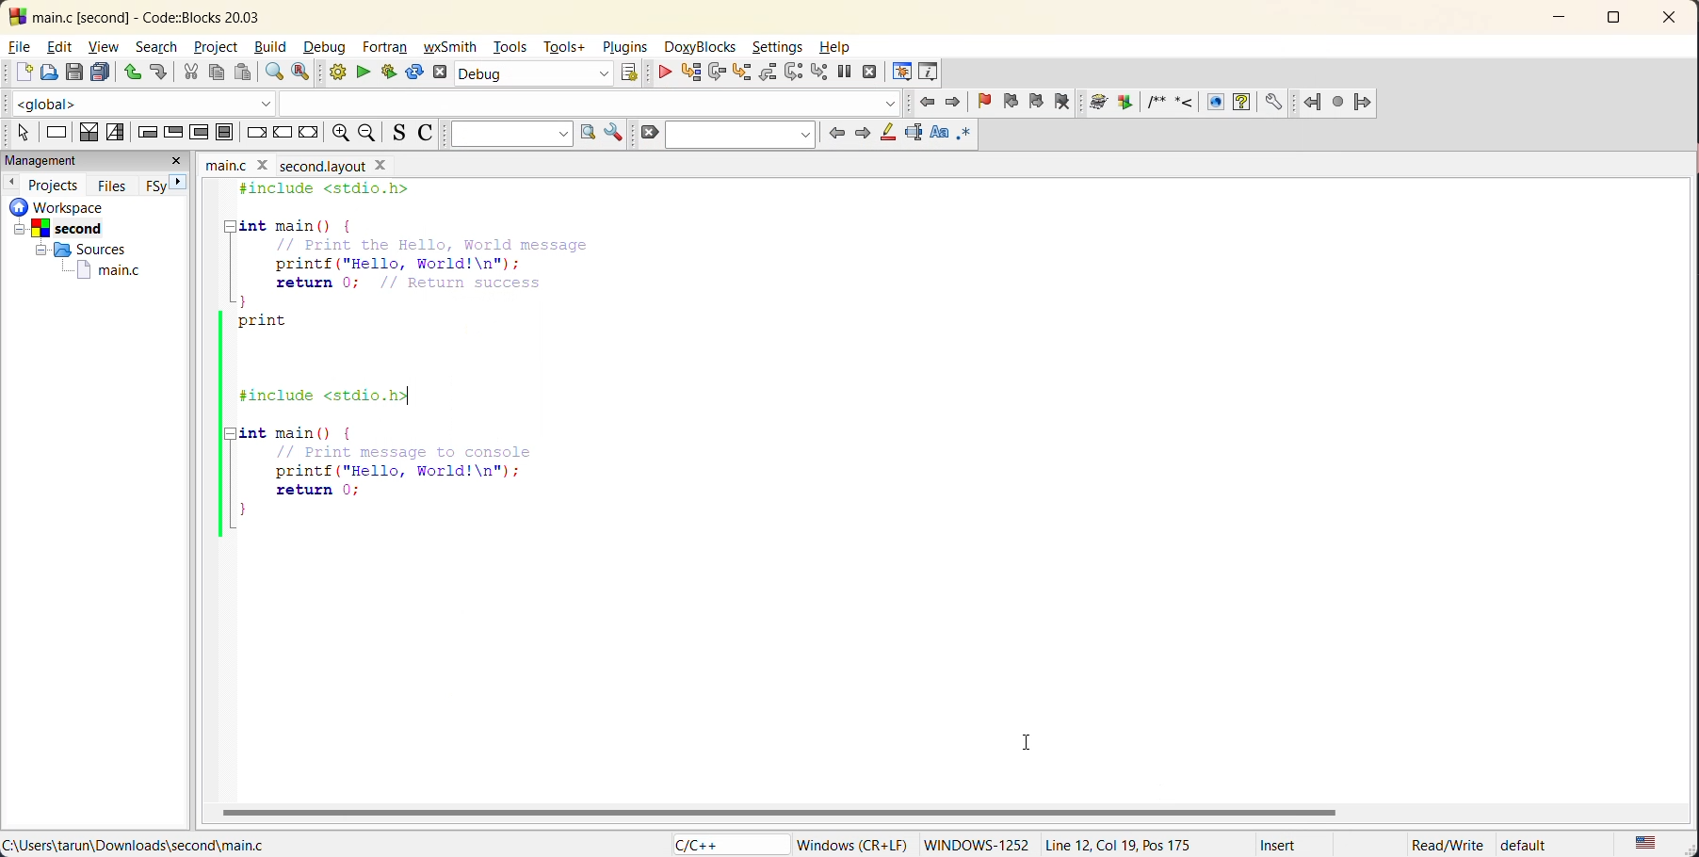  What do you see at coordinates (837, 135) in the screenshot?
I see `previous` at bounding box center [837, 135].